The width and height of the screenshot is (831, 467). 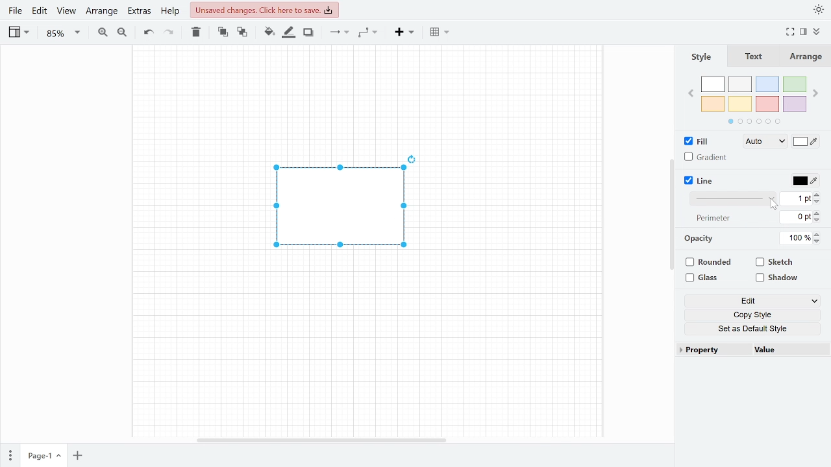 What do you see at coordinates (18, 33) in the screenshot?
I see `View` at bounding box center [18, 33].